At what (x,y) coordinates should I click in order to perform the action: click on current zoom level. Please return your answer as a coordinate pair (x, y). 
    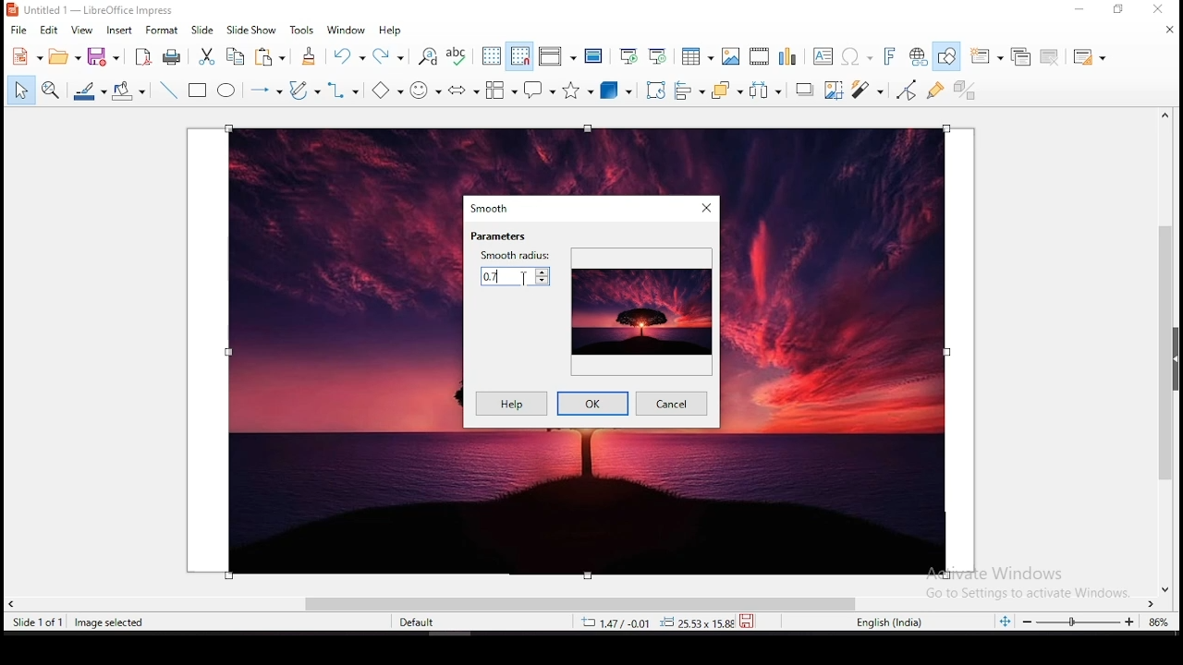
    Looking at the image, I should click on (1156, 624).